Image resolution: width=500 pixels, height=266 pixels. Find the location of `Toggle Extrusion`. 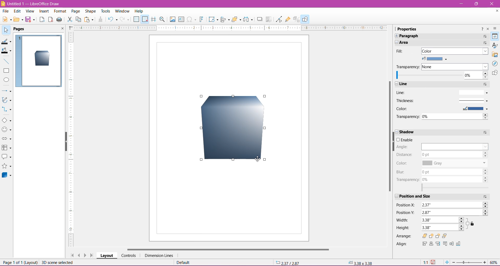

Toggle Extrusion is located at coordinates (297, 19).